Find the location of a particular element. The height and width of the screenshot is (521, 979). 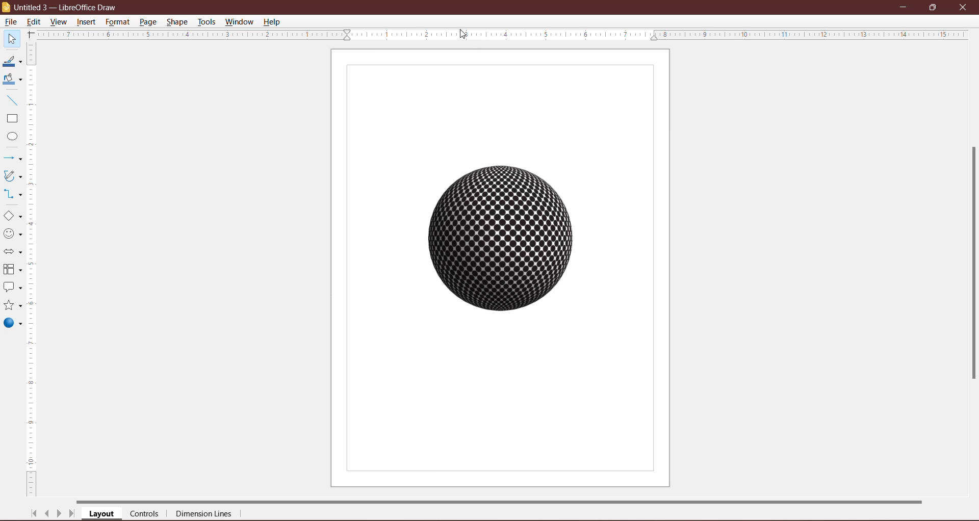

Close is located at coordinates (963, 7).